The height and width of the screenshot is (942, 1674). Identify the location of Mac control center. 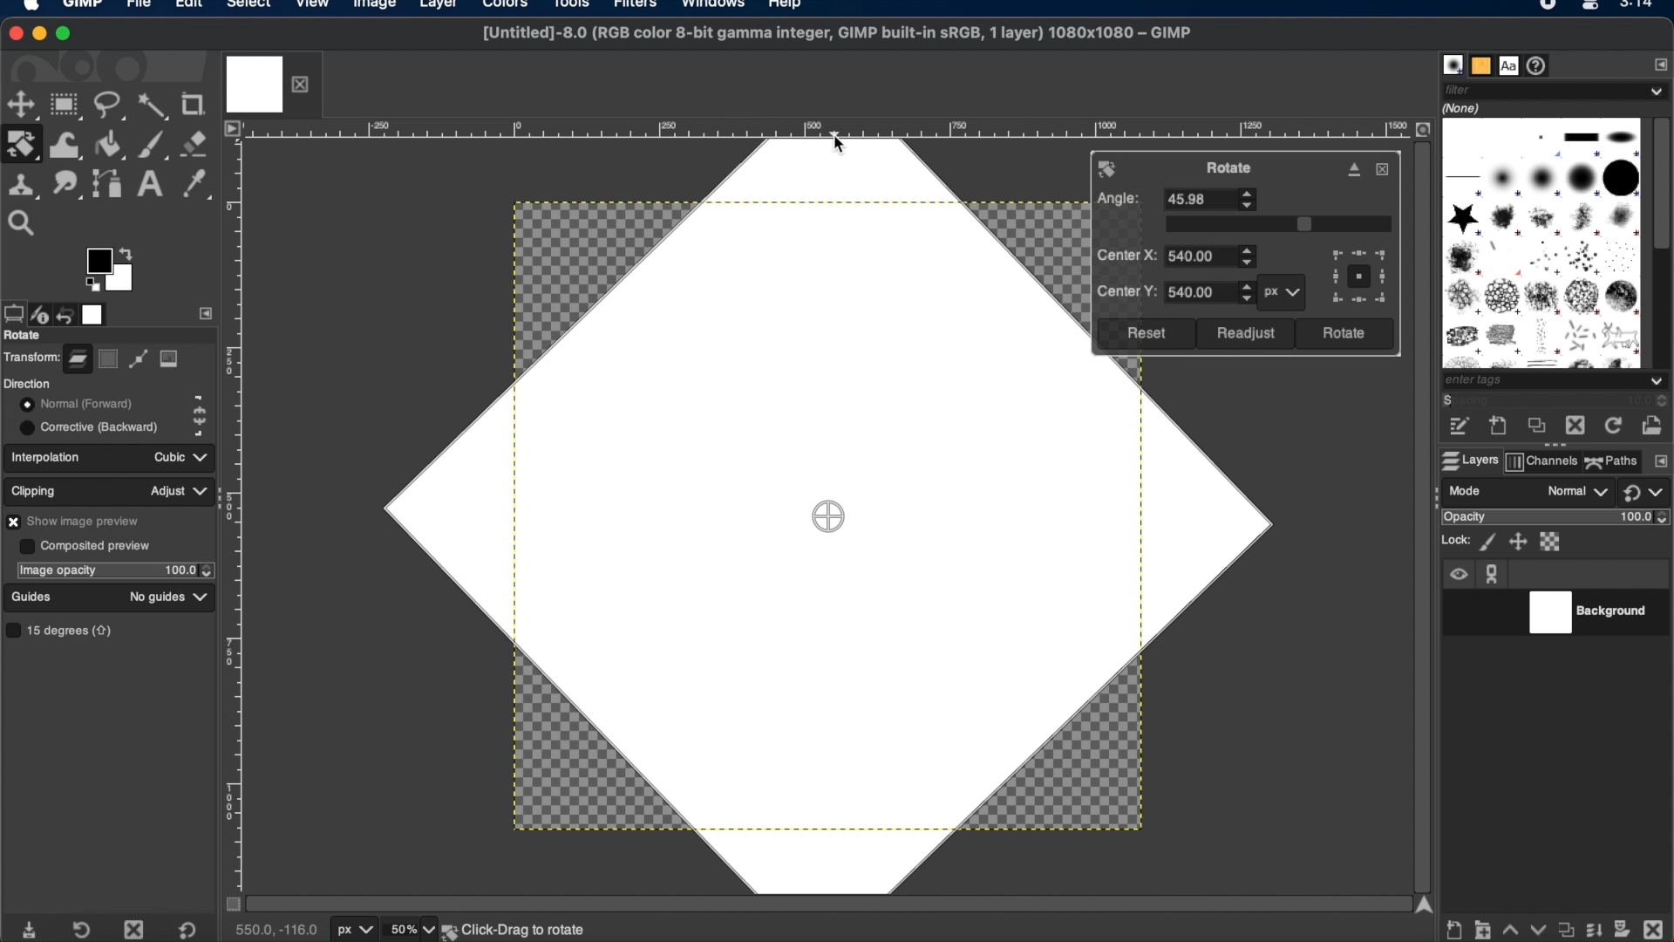
(1587, 8).